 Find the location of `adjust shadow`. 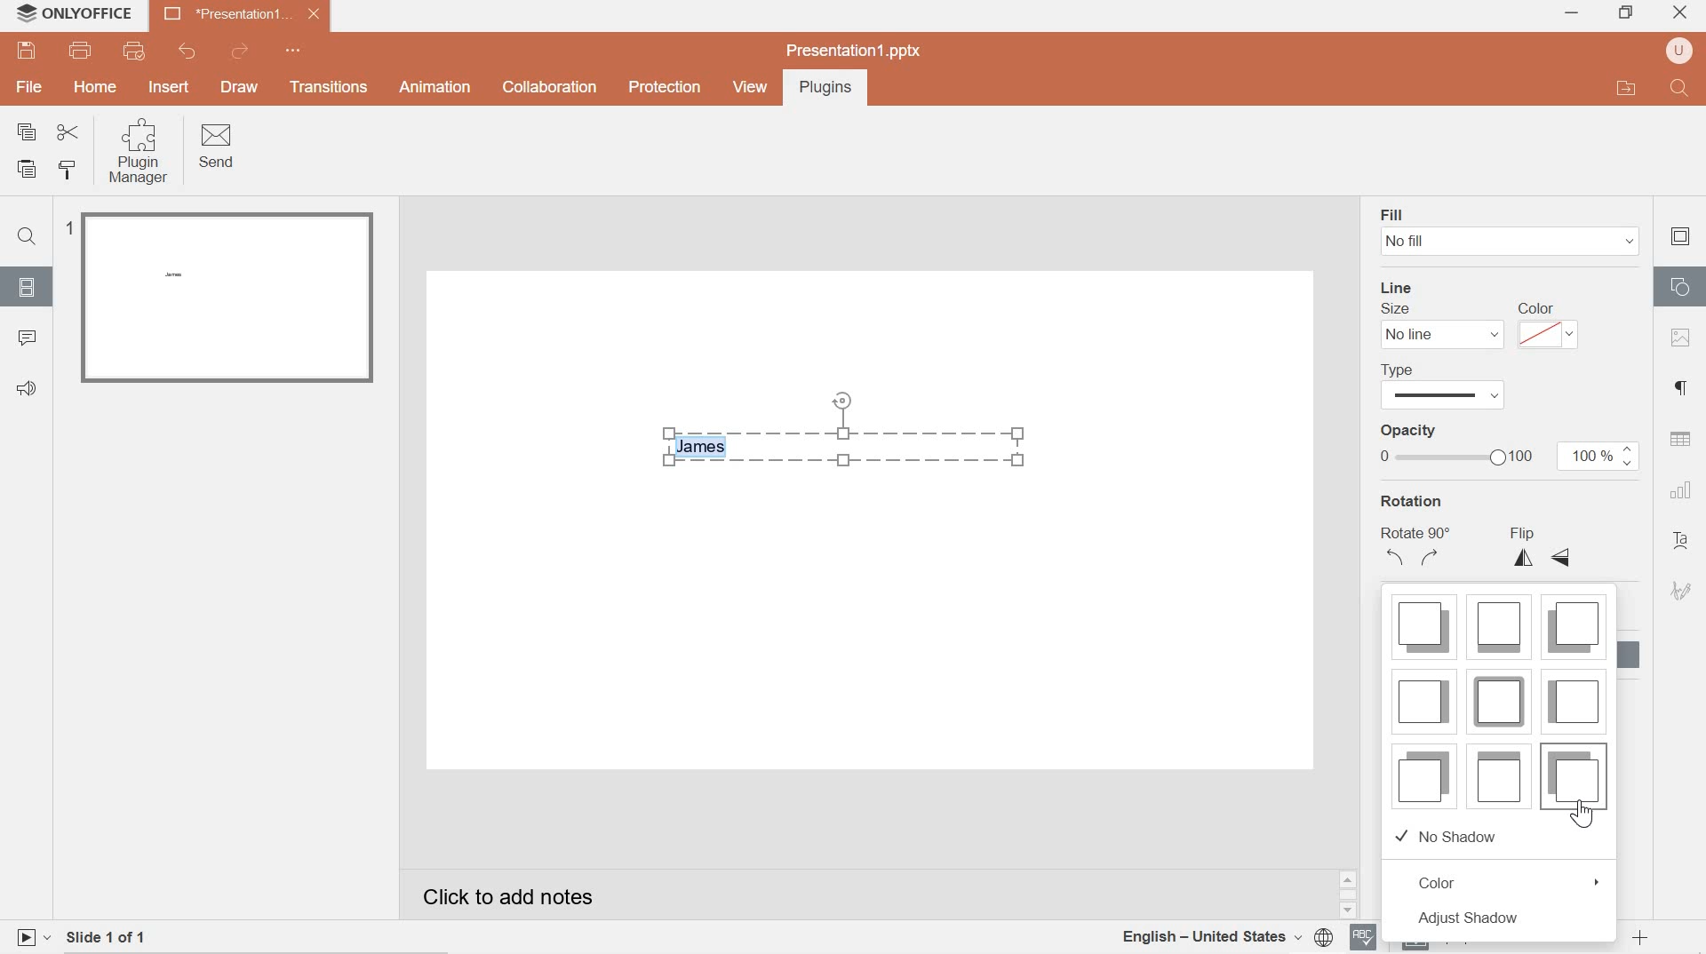

adjust shadow is located at coordinates (1503, 918).